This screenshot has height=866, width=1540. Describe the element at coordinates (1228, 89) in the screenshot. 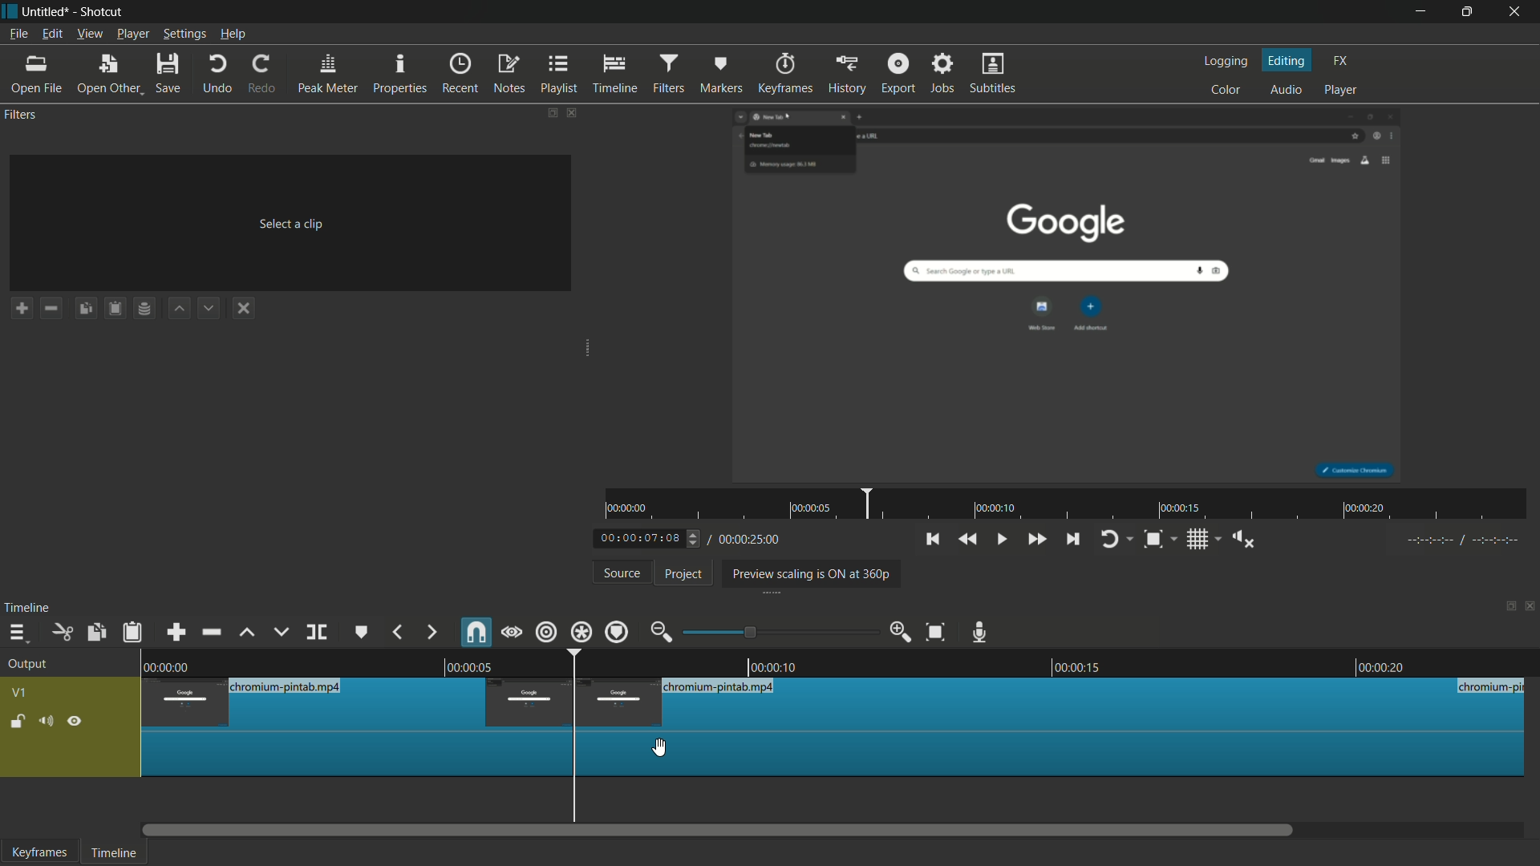

I see `color` at that location.